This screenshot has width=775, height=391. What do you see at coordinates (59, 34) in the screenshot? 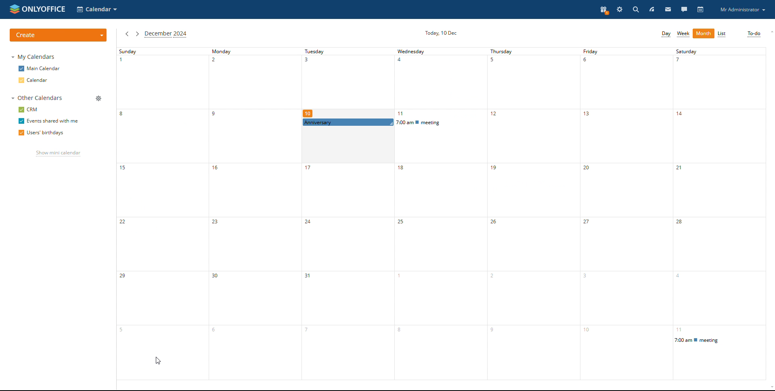
I see `create` at bounding box center [59, 34].